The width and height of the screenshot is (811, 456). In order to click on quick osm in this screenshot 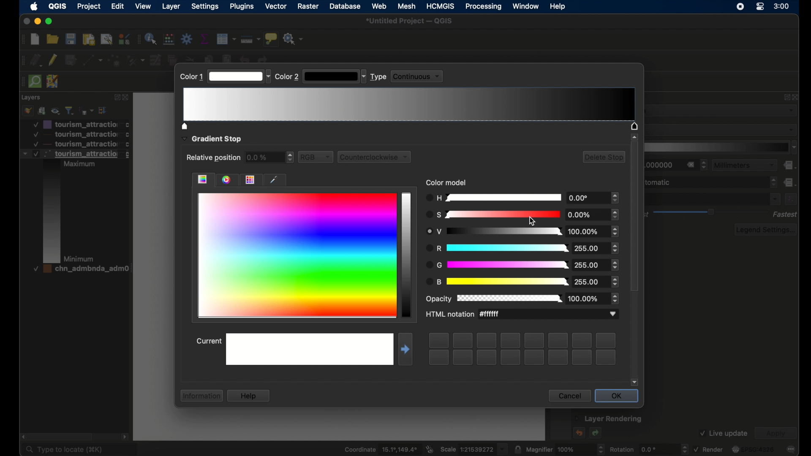, I will do `click(34, 81)`.